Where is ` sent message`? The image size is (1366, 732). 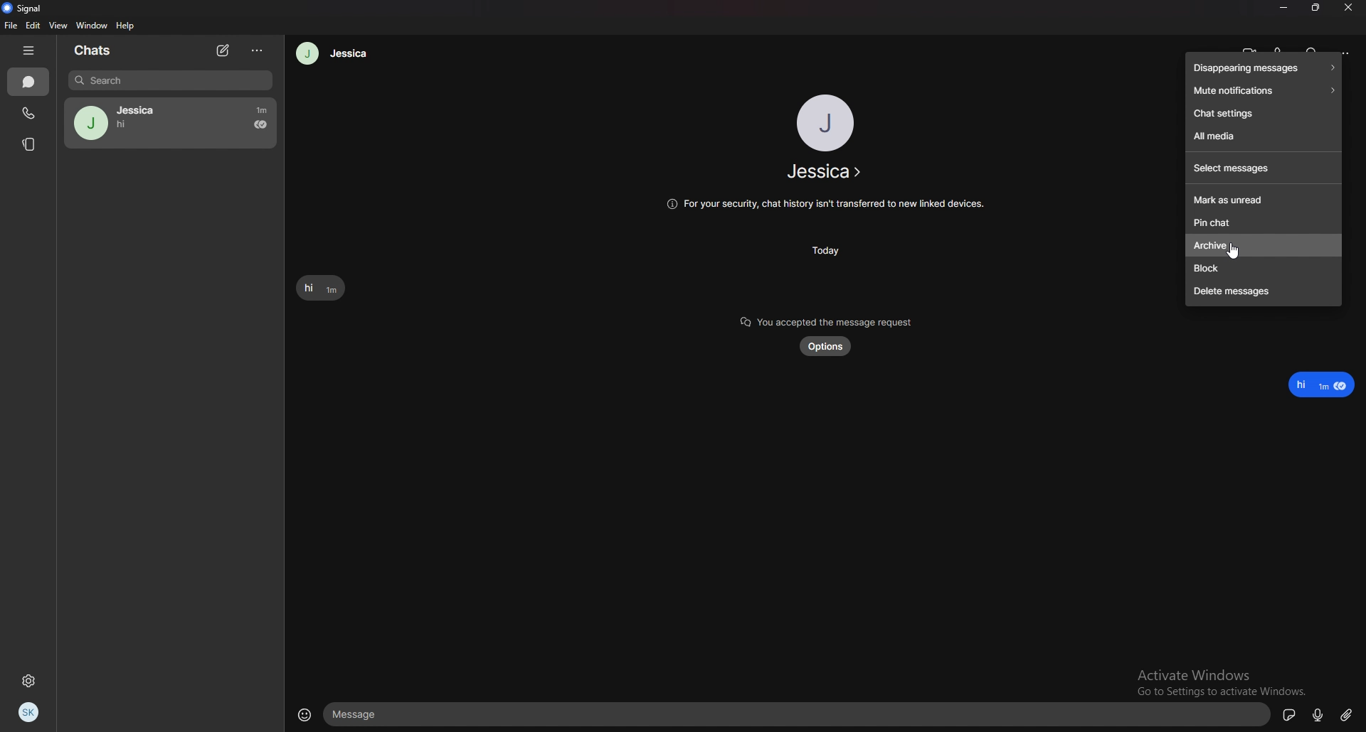  sent message is located at coordinates (1323, 384).